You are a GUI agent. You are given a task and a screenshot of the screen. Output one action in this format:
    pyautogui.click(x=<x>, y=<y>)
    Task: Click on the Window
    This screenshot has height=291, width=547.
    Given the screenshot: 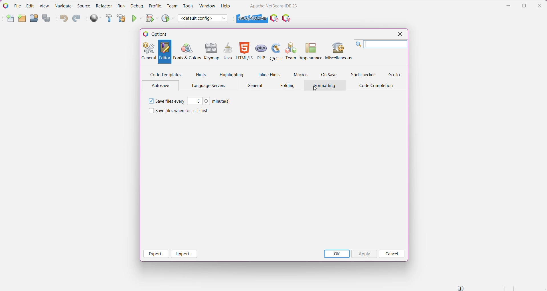 What is the action you would take?
    pyautogui.click(x=207, y=6)
    